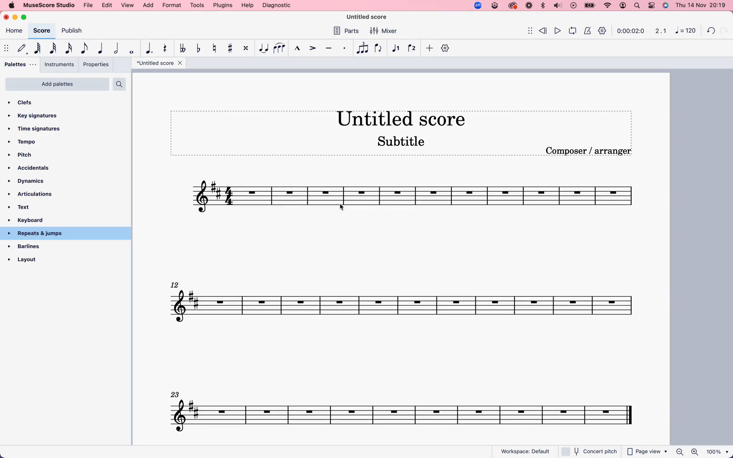 The height and width of the screenshot is (458, 733). Describe the element at coordinates (101, 47) in the screenshot. I see `quarter note` at that location.